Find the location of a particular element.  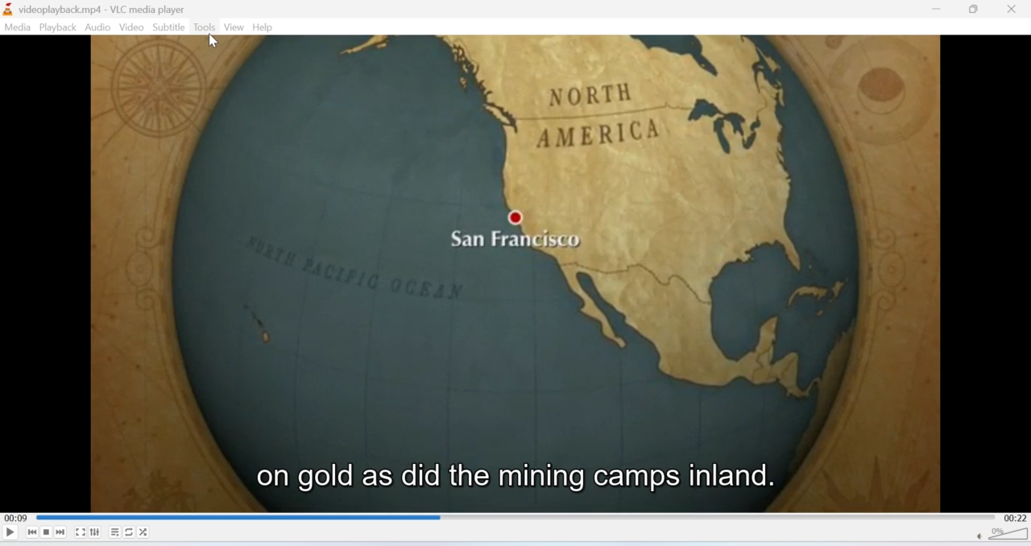

Tools is located at coordinates (205, 27).